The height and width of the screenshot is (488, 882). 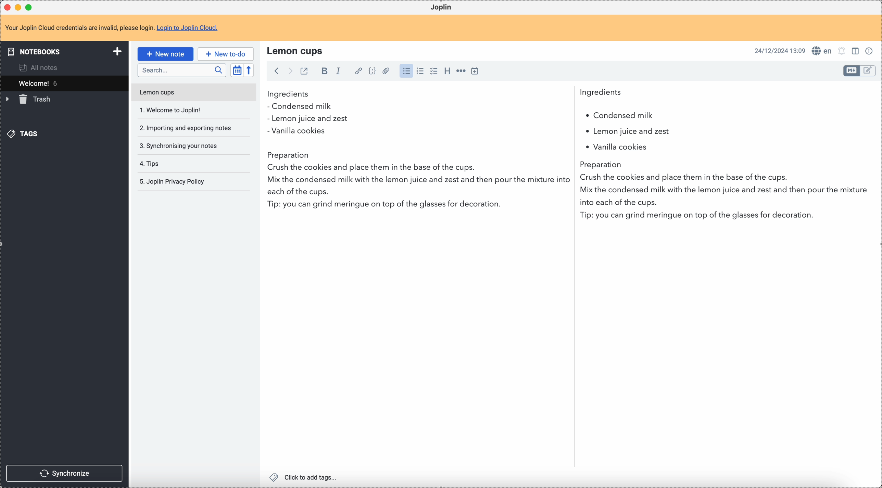 I want to click on minimize, so click(x=20, y=8).